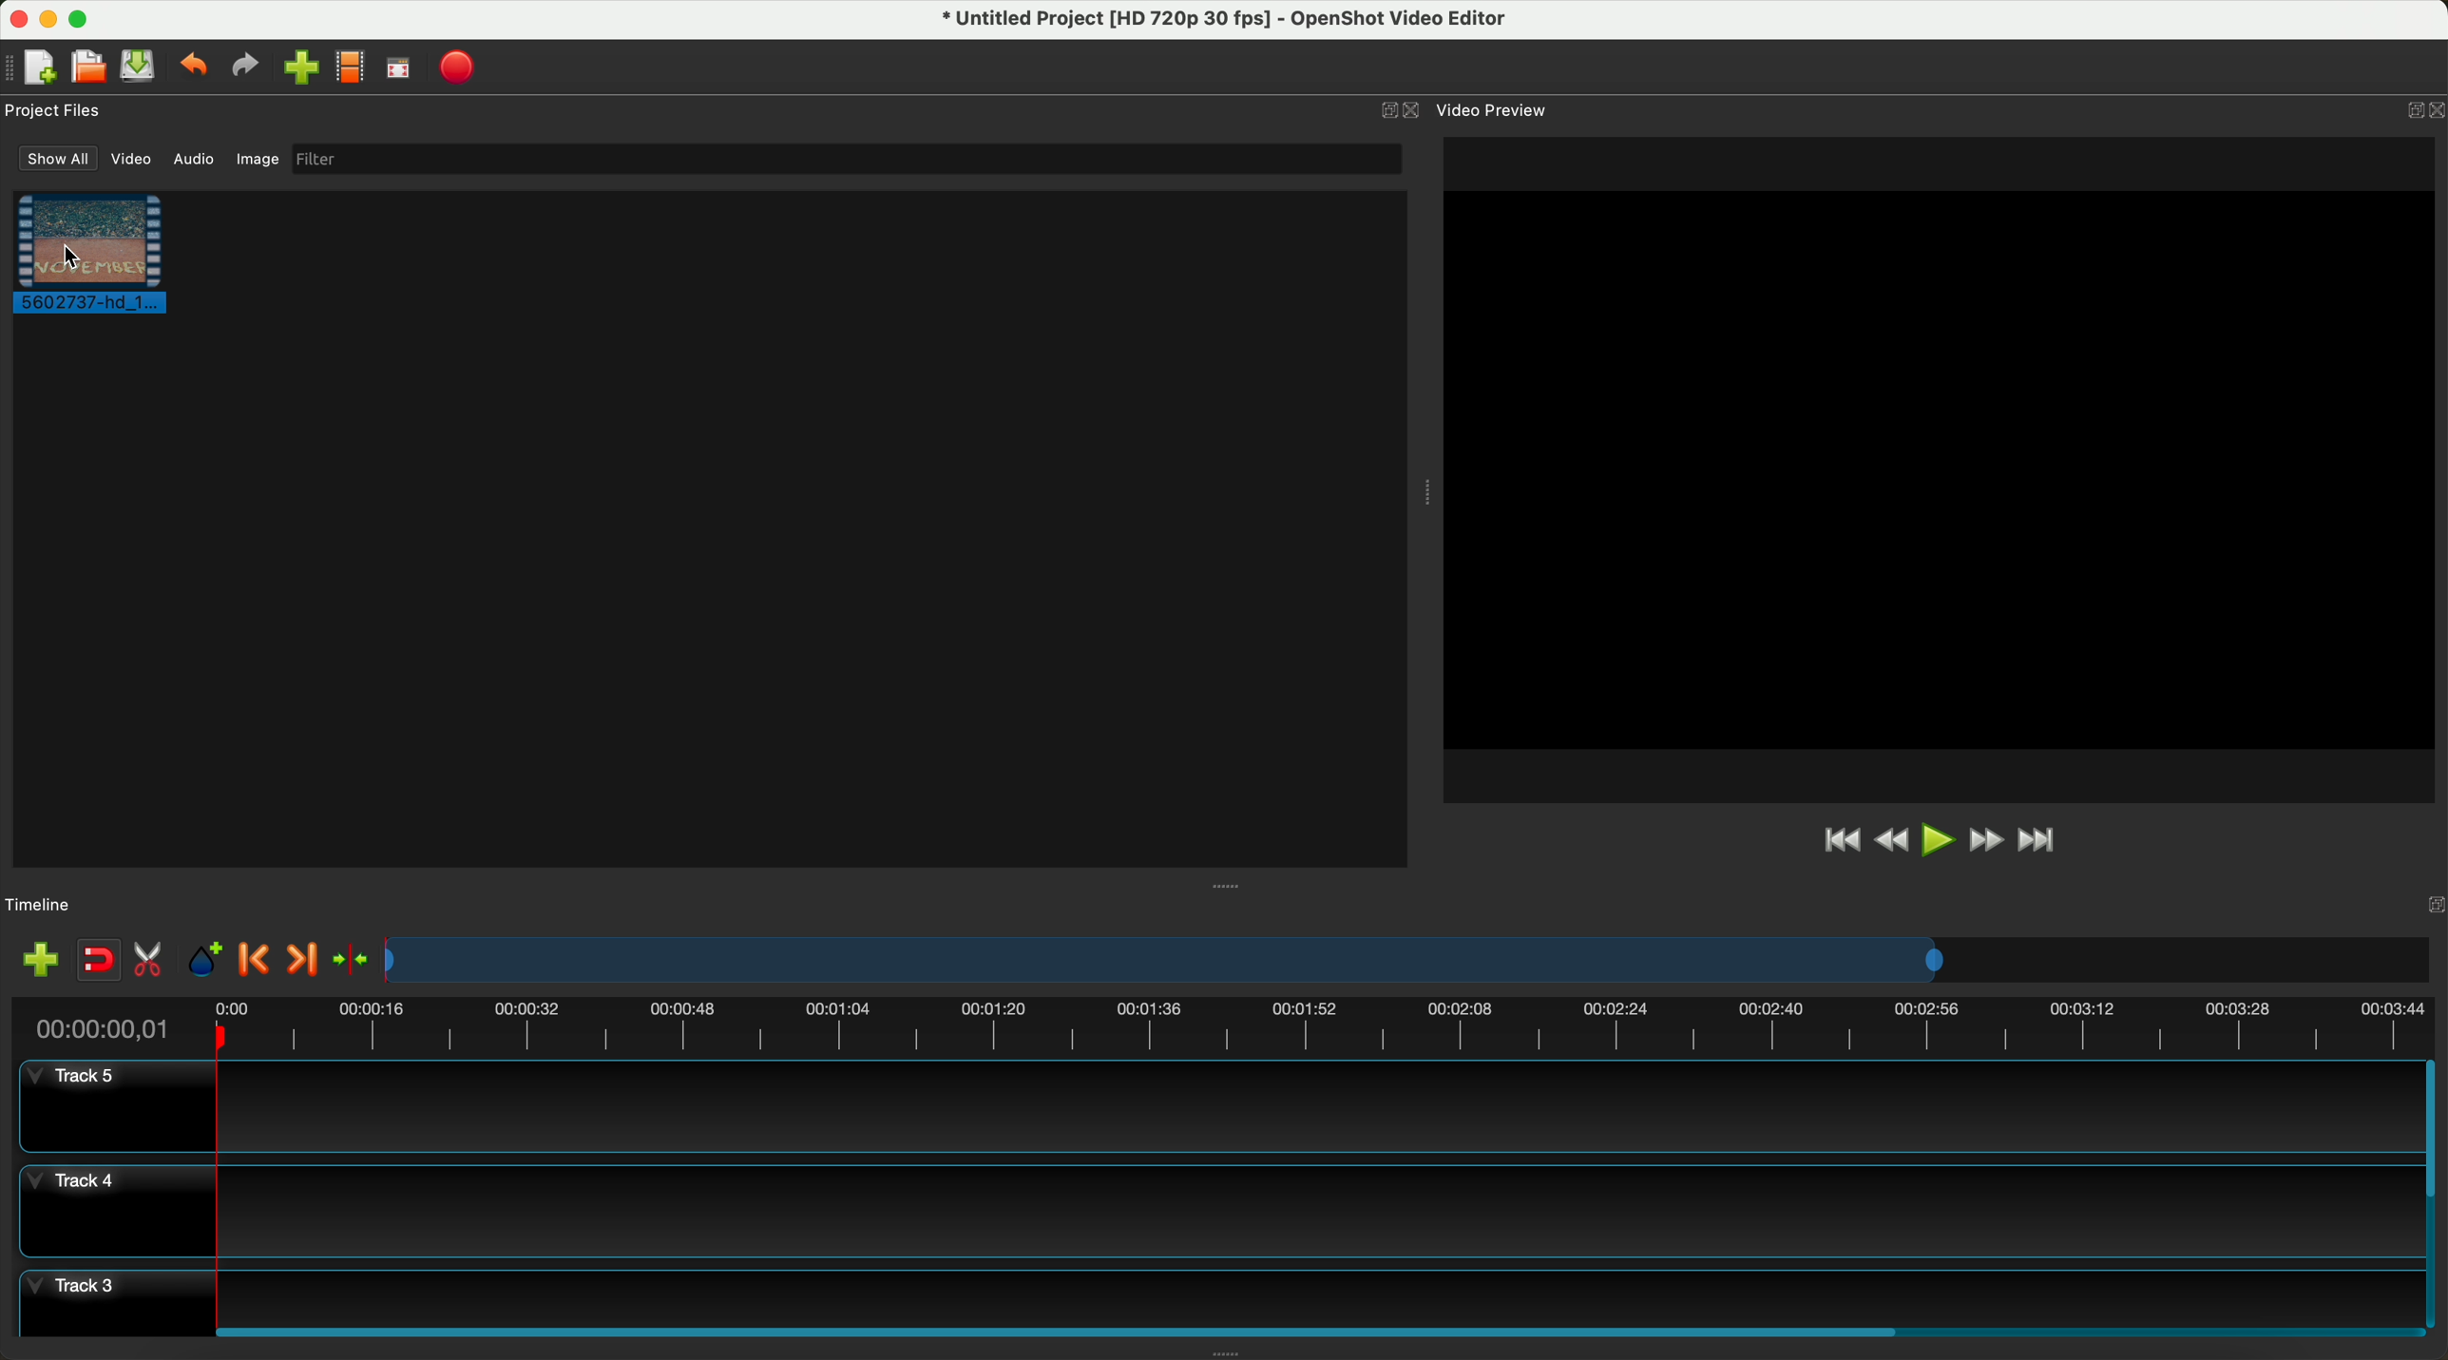  Describe the element at coordinates (309, 955) in the screenshot. I see `next marker` at that location.